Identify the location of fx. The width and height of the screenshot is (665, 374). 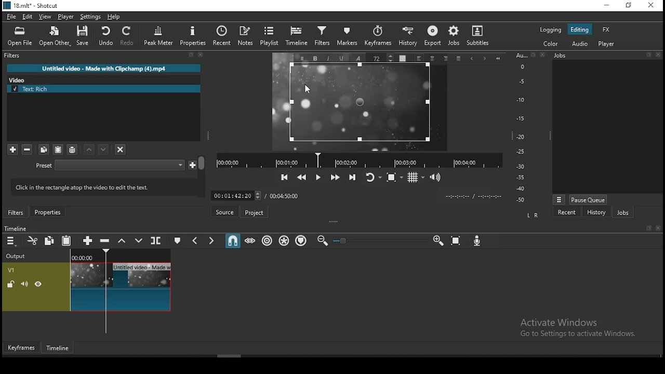
(607, 29).